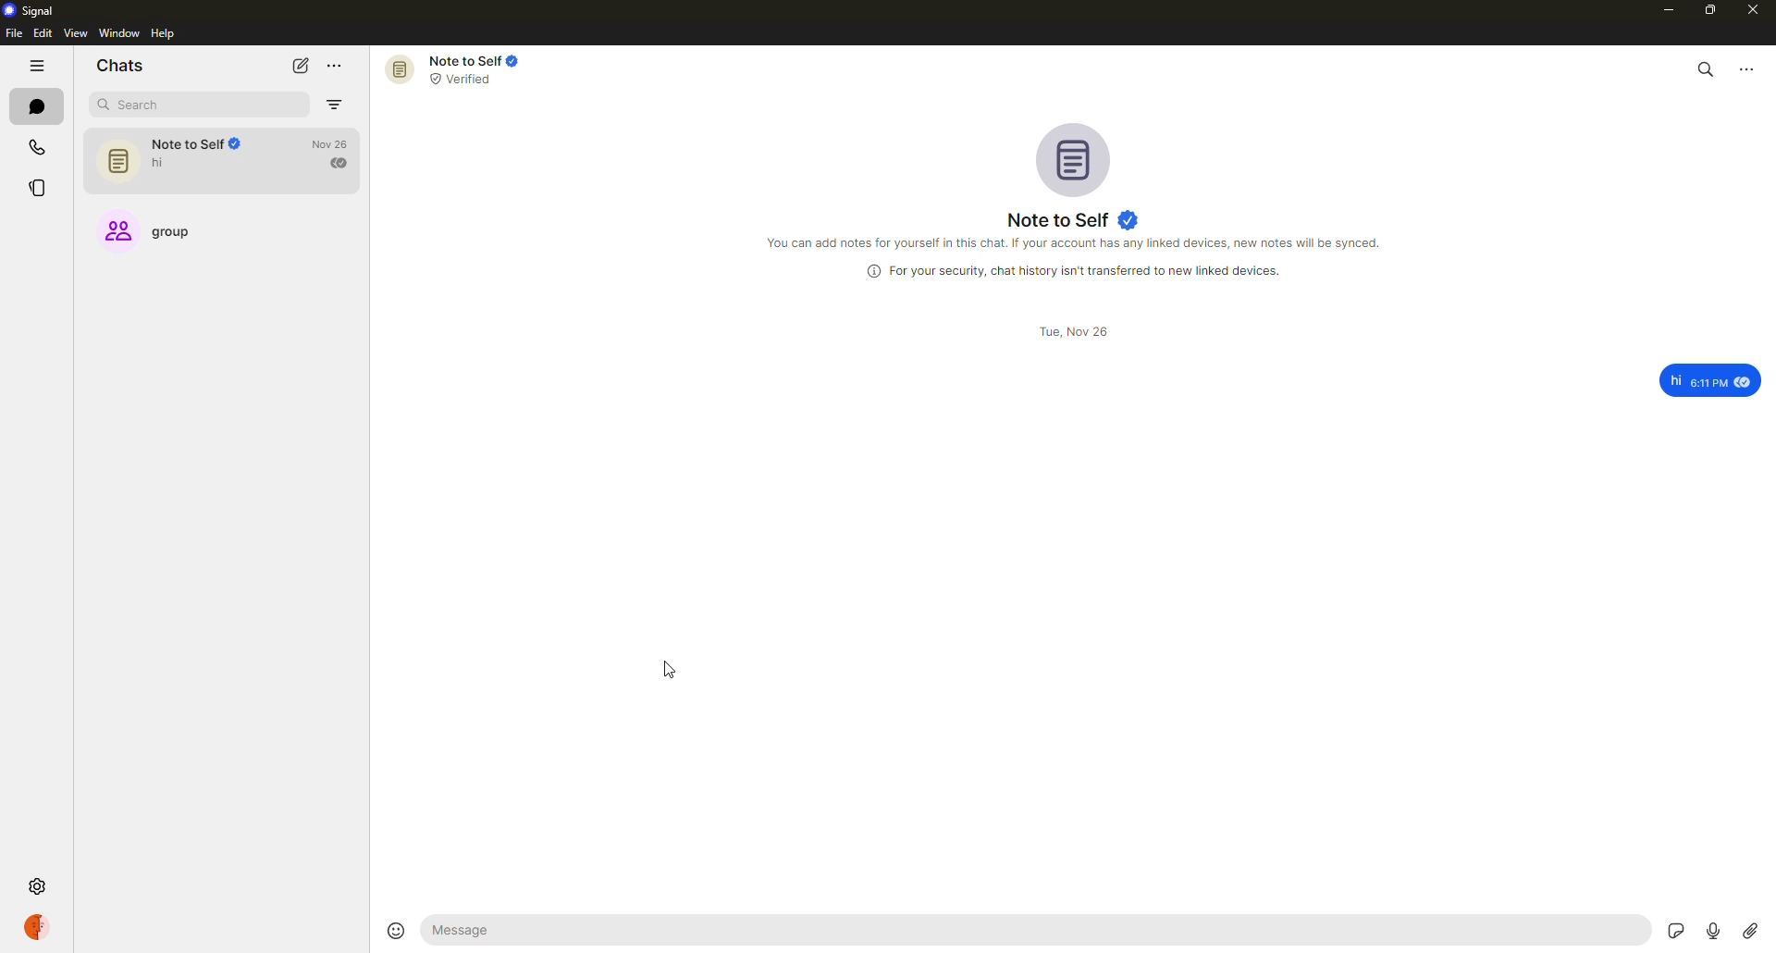 This screenshot has height=953, width=1776. I want to click on chats, so click(34, 106).